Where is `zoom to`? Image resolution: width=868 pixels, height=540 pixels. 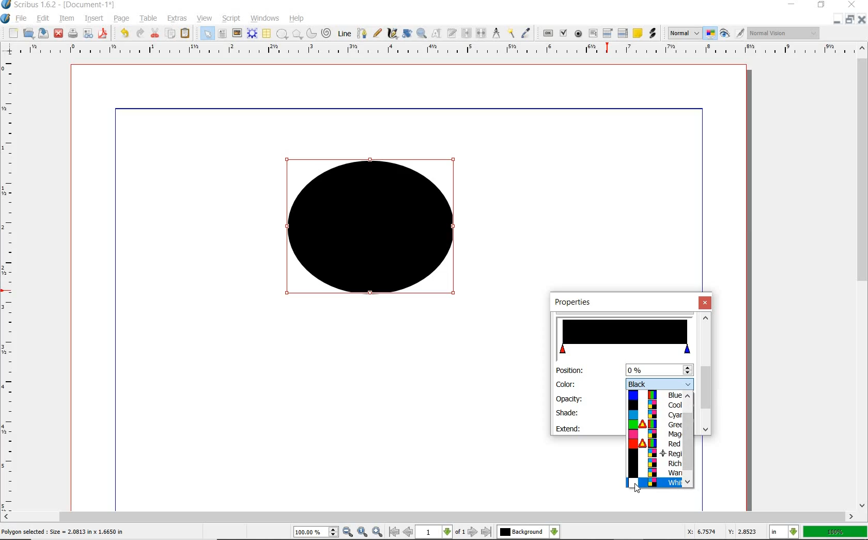 zoom to is located at coordinates (363, 532).